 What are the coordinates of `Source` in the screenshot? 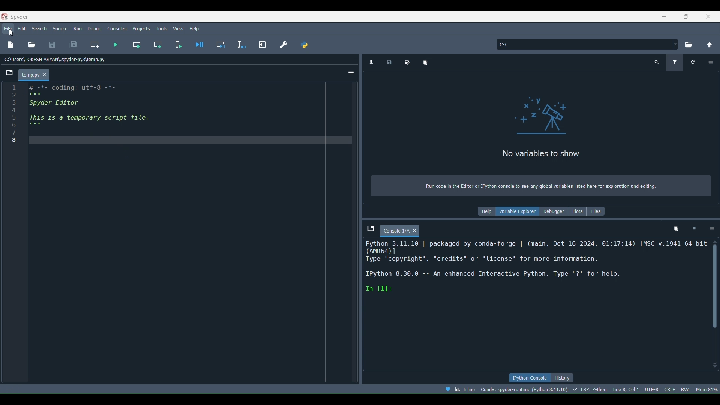 It's located at (60, 28).